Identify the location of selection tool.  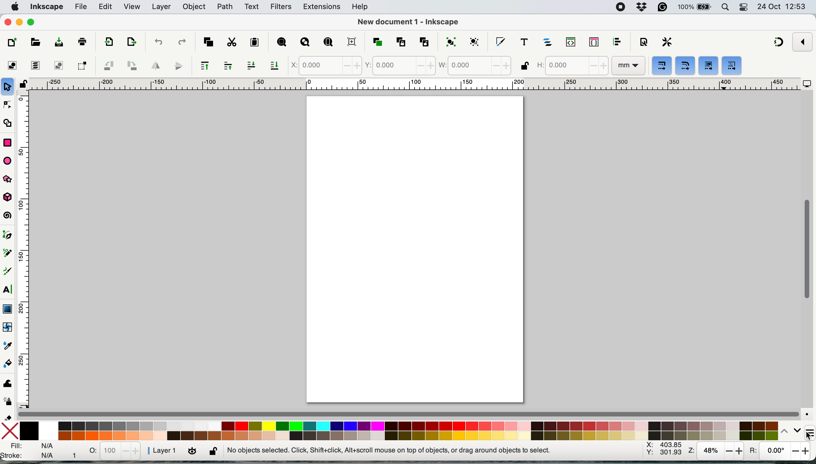
(8, 86).